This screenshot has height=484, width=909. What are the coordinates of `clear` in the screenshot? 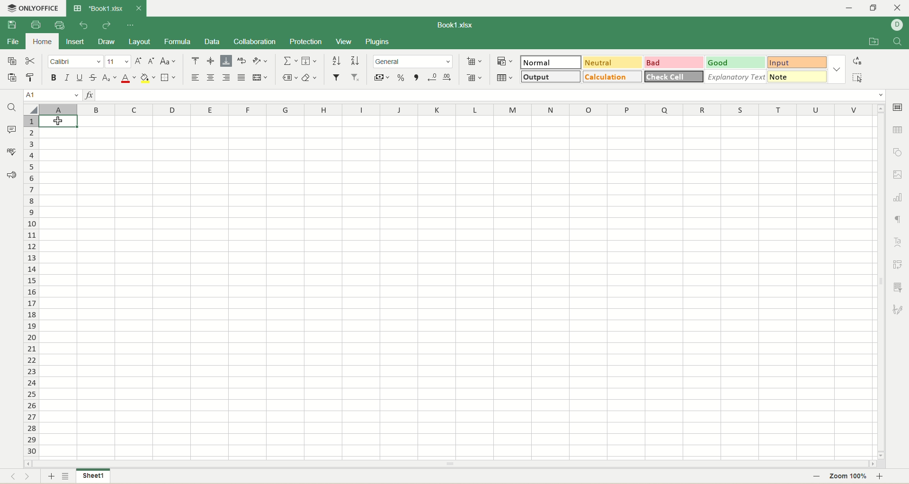 It's located at (309, 77).